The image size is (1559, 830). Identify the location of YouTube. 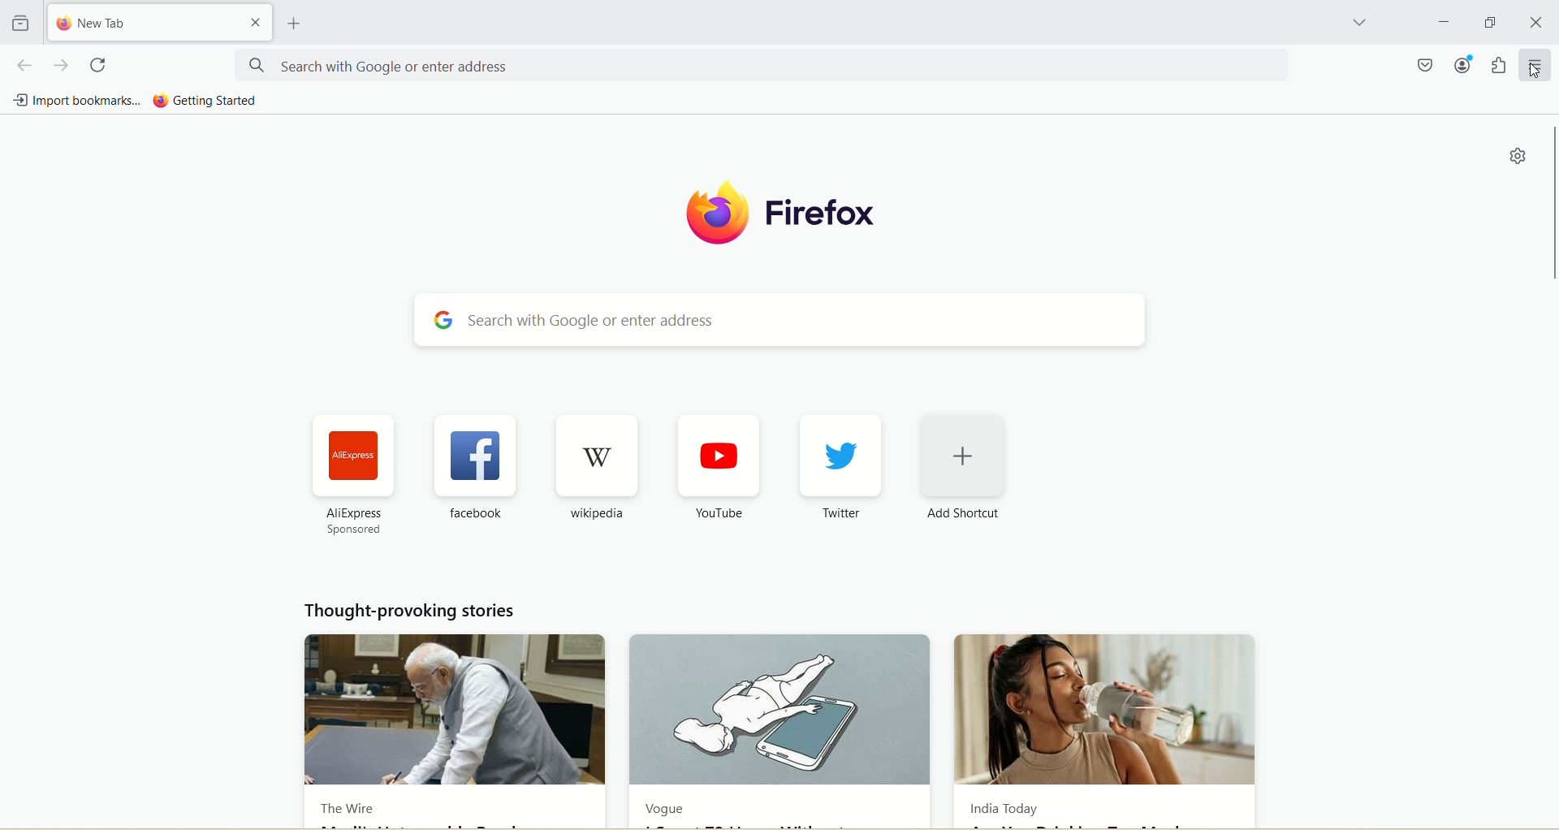
(715, 512).